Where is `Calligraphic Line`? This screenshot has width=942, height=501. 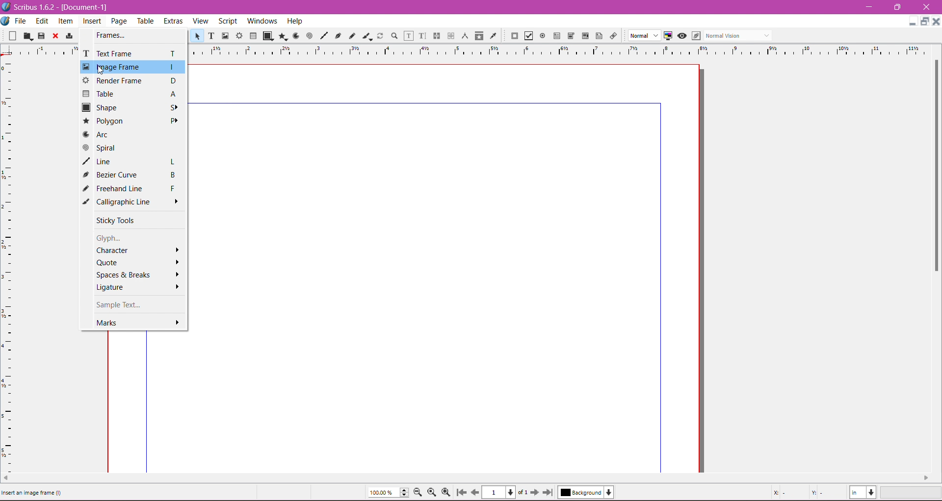
Calligraphic Line is located at coordinates (366, 36).